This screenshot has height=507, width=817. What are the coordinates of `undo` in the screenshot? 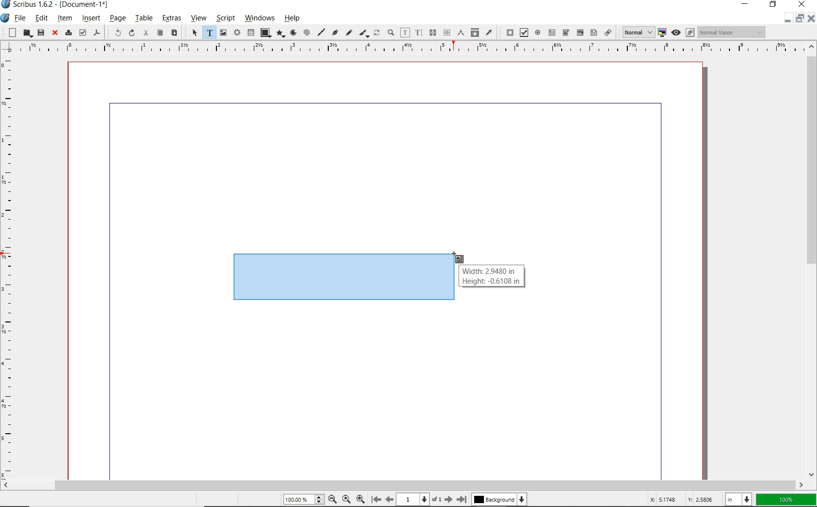 It's located at (114, 32).